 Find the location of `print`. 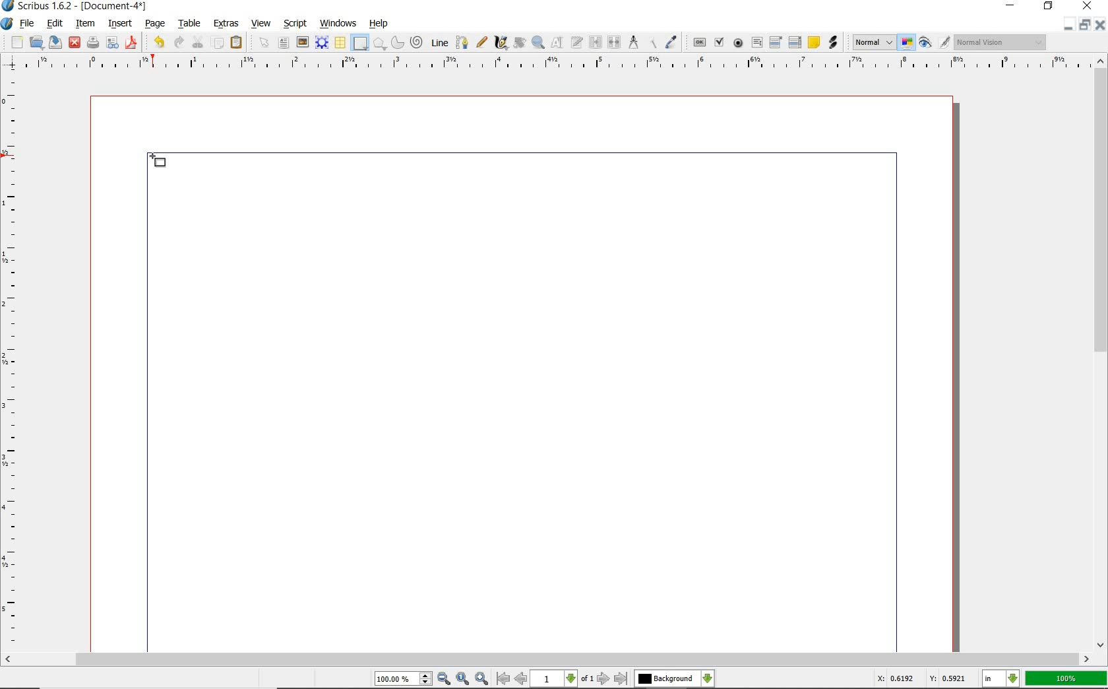

print is located at coordinates (92, 43).